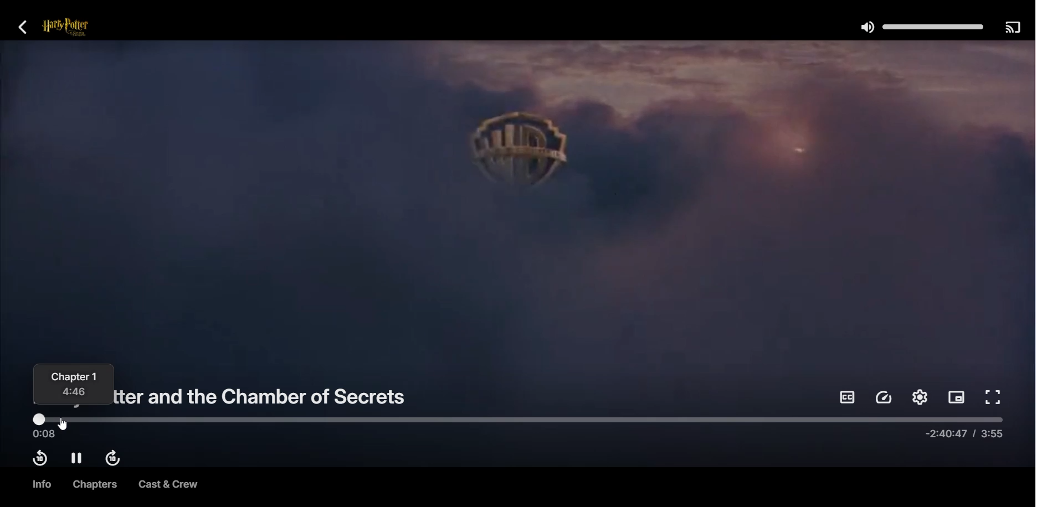 The height and width of the screenshot is (507, 1037). Describe the element at coordinates (957, 399) in the screenshot. I see `Picture in picture` at that location.